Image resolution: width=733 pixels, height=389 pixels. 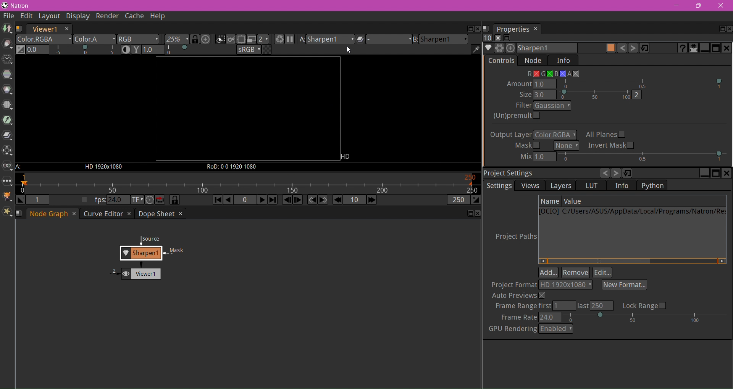 I want to click on Edit, so click(x=27, y=17).